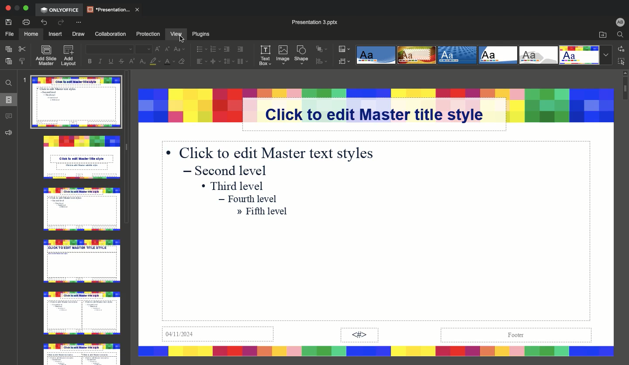 This screenshot has width=629, height=365. Describe the element at coordinates (240, 48) in the screenshot. I see `Increase indent` at that location.